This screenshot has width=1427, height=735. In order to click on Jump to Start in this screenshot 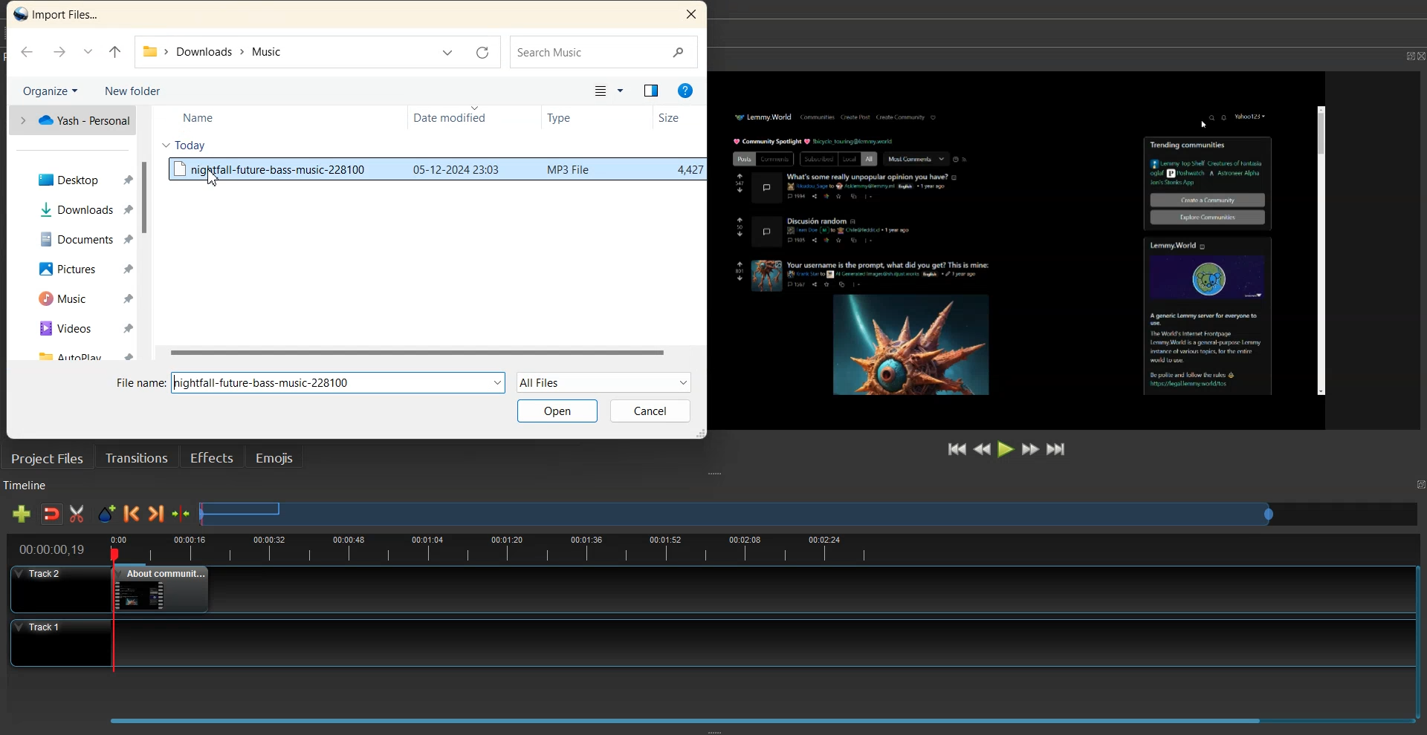, I will do `click(958, 449)`.